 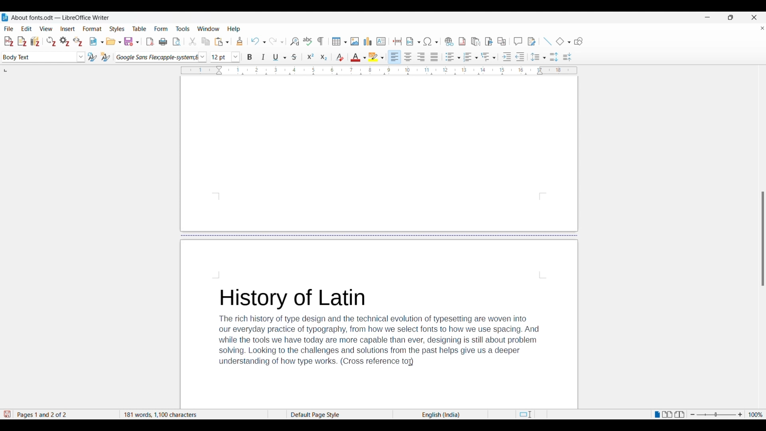 I want to click on Insert endnote, so click(x=476, y=42).